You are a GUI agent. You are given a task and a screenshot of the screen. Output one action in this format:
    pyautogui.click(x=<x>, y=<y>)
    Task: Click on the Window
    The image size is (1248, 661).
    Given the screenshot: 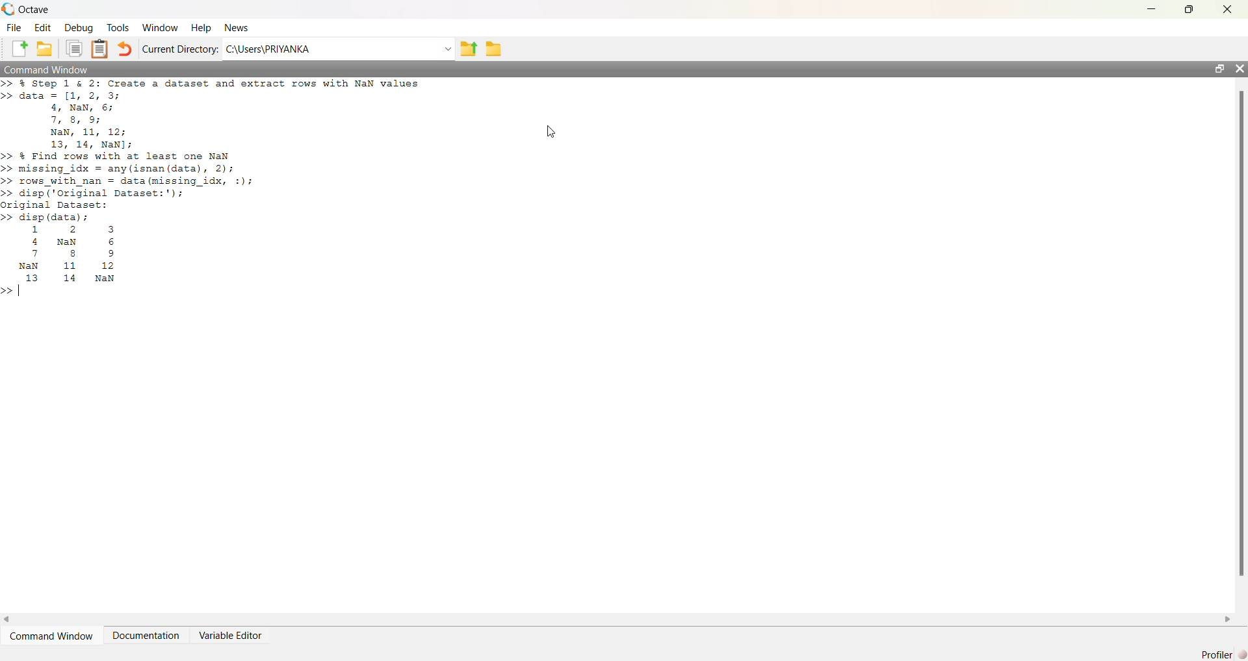 What is the action you would take?
    pyautogui.click(x=161, y=28)
    